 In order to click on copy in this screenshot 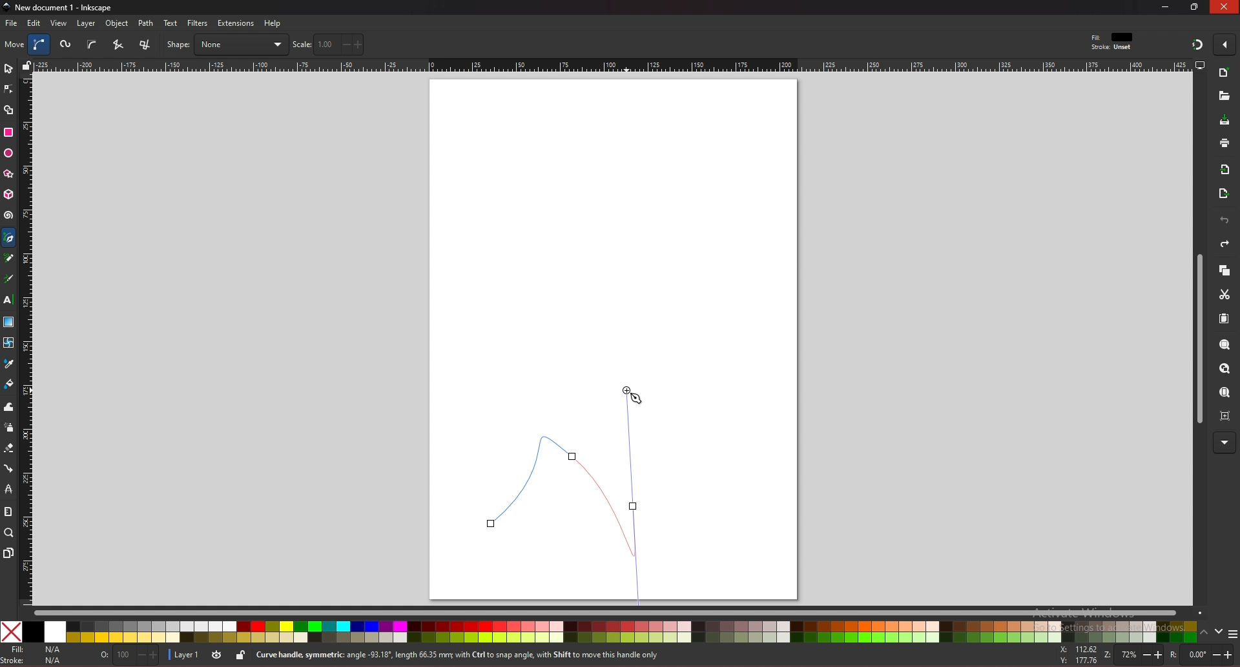, I will do `click(1224, 271)`.